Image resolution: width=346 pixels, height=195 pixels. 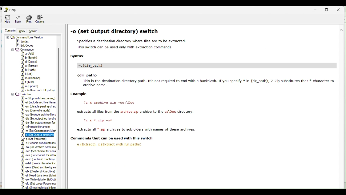 What do you see at coordinates (19, 45) in the screenshot?
I see `File manager ` at bounding box center [19, 45].